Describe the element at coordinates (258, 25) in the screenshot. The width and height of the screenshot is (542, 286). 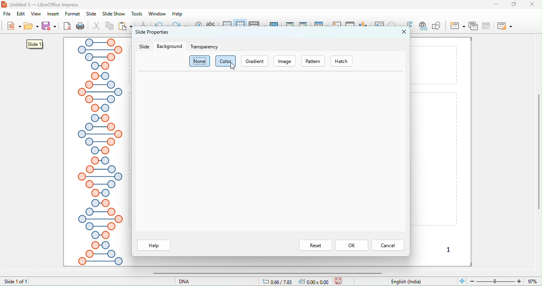
I see `display views` at that location.